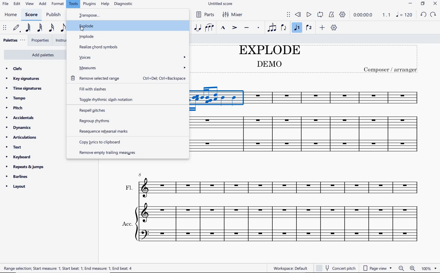 The image size is (440, 273). Describe the element at coordinates (247, 29) in the screenshot. I see `tenuto` at that location.